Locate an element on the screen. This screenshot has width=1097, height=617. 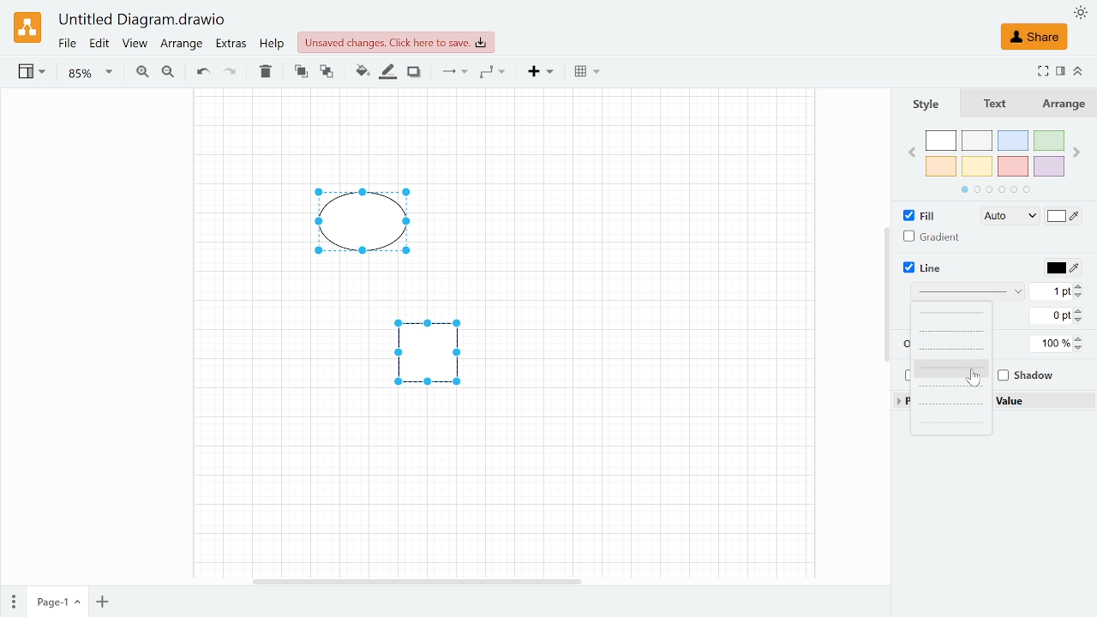
Fill style is located at coordinates (1003, 217).